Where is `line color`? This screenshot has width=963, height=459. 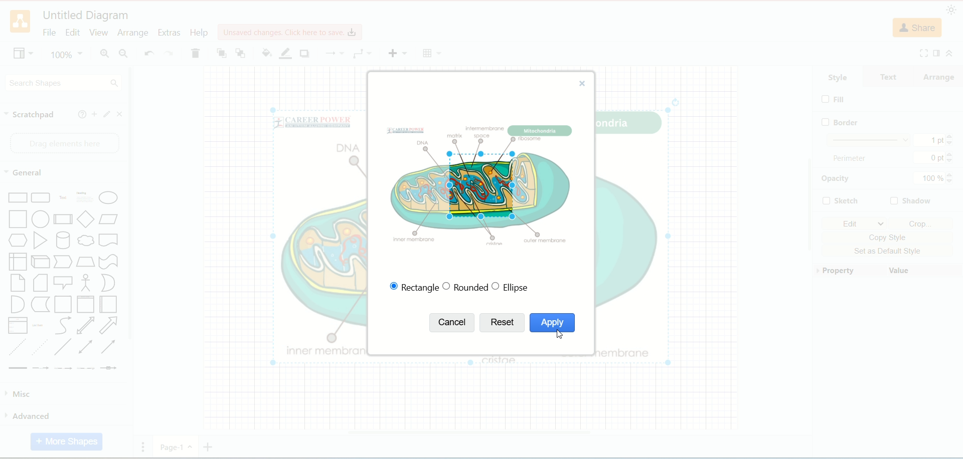
line color is located at coordinates (285, 53).